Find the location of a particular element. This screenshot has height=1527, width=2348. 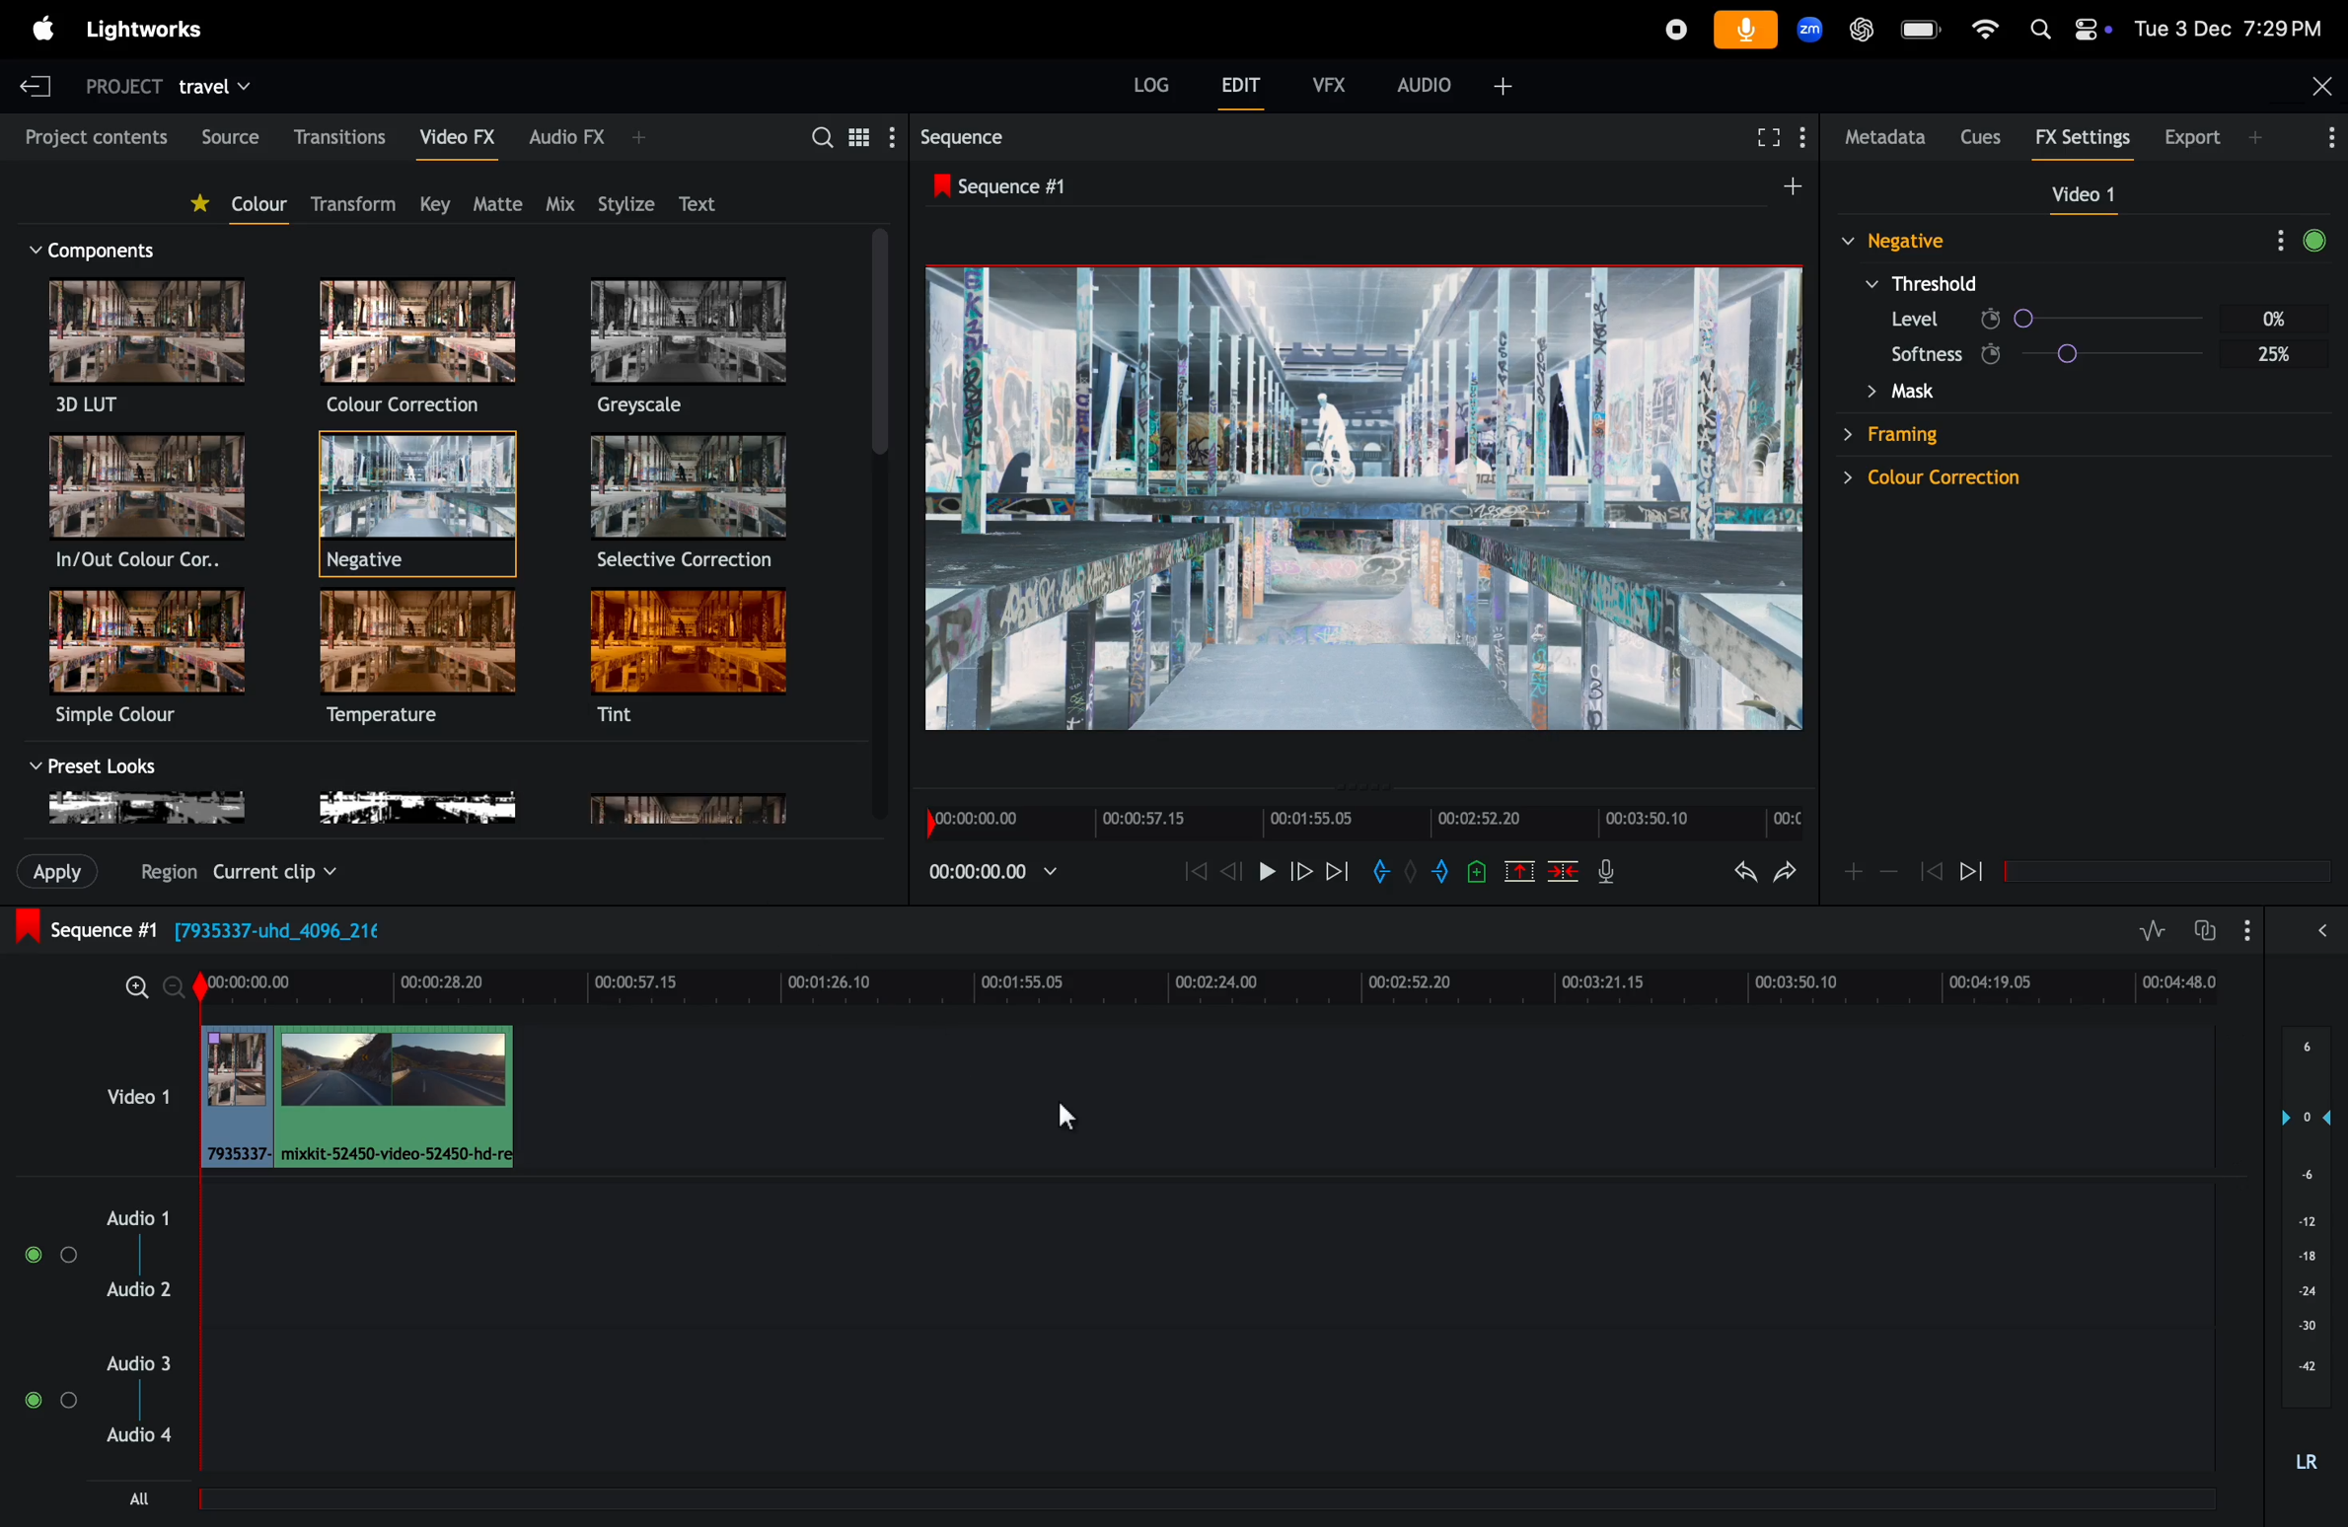

Selective correction is located at coordinates (691, 506).